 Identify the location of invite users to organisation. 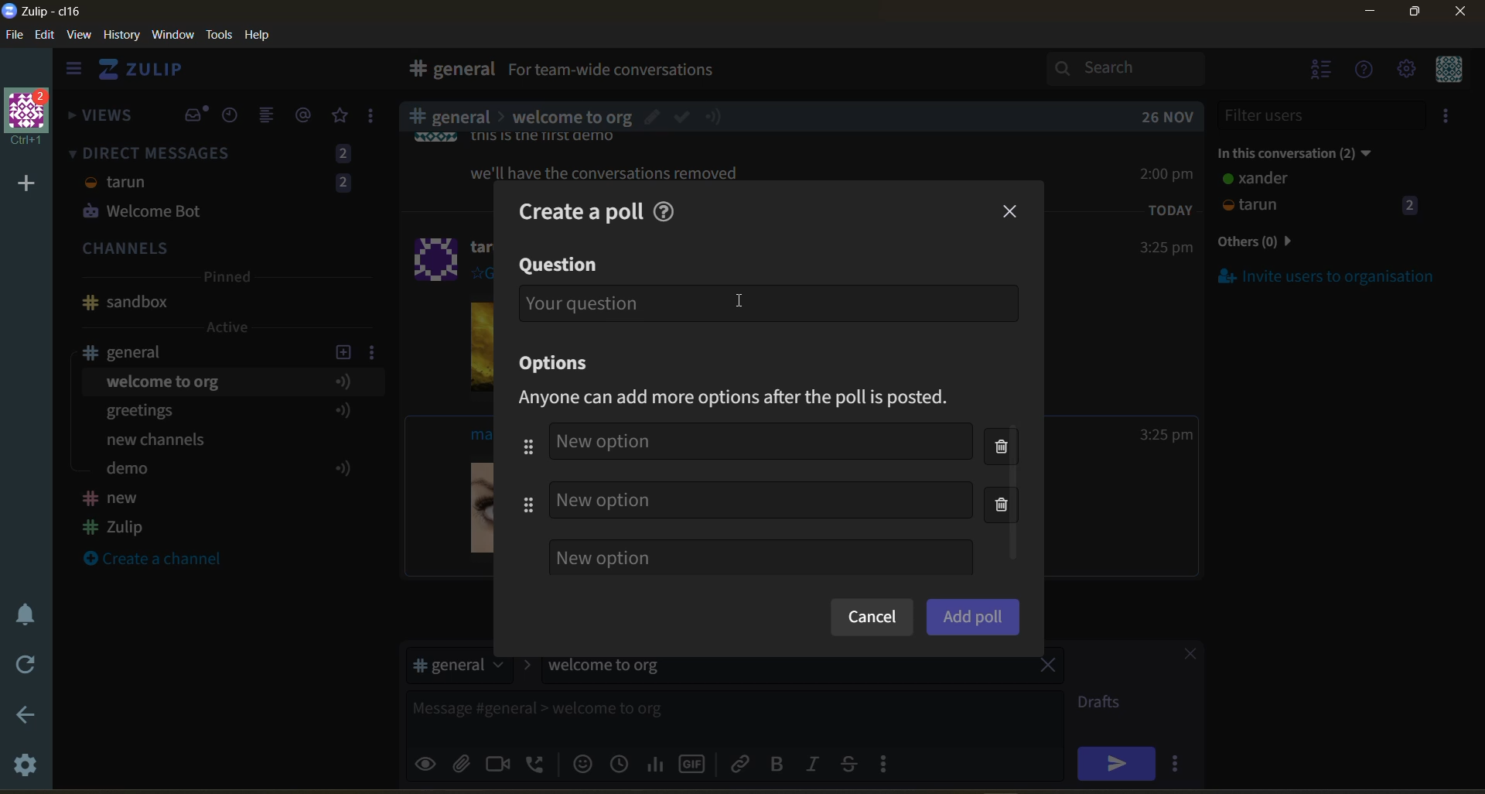
(1449, 118).